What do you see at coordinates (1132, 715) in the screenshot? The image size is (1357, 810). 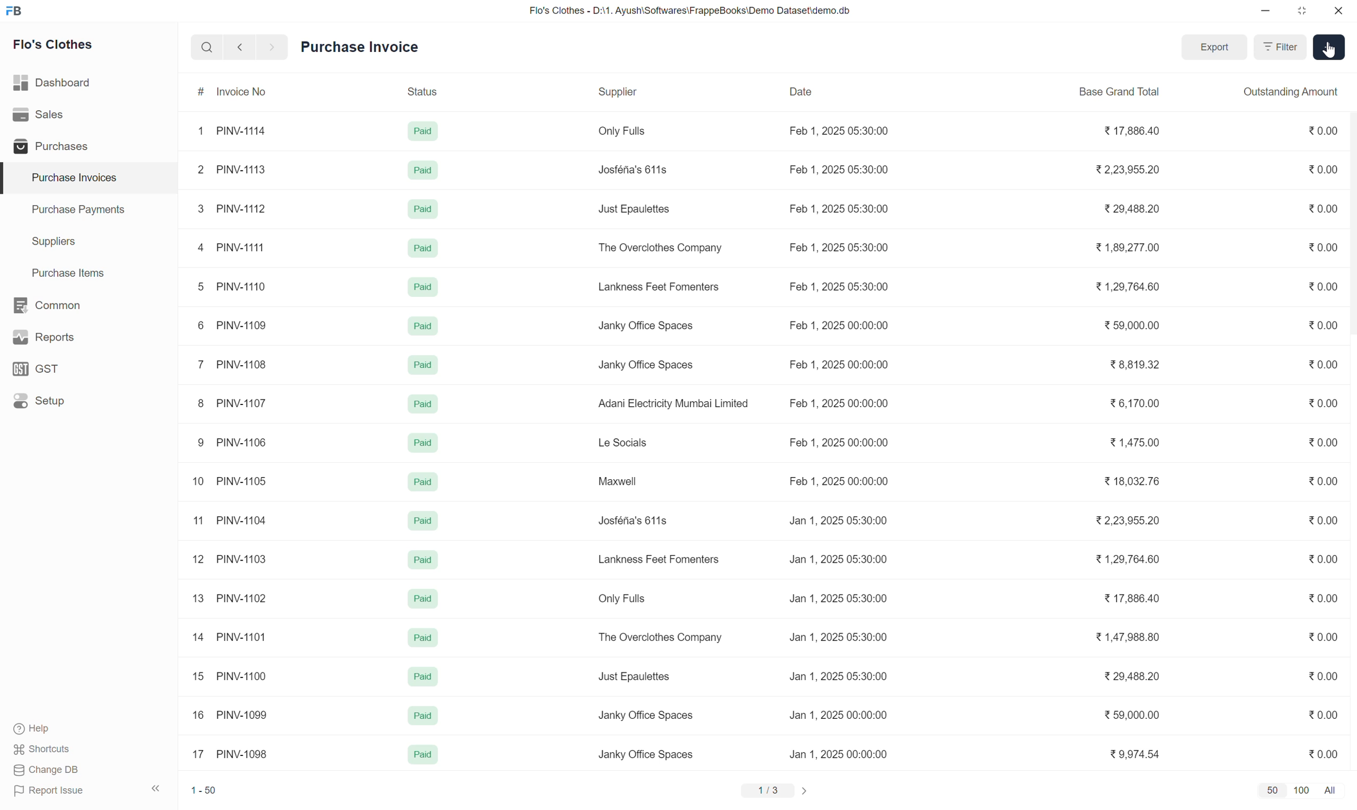 I see `59,000.00` at bounding box center [1132, 715].